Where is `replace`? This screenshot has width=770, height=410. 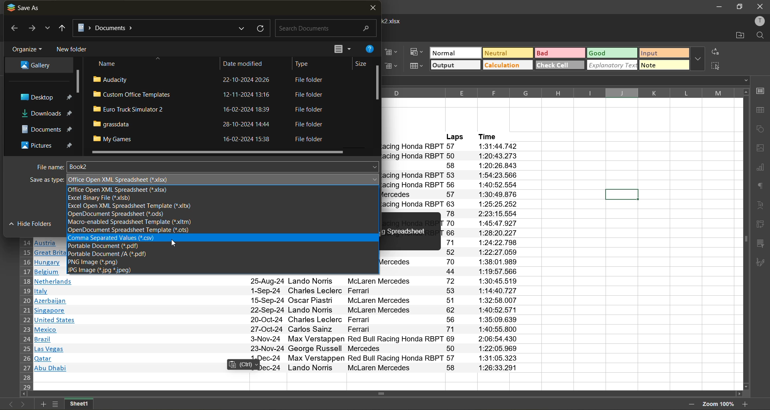 replace is located at coordinates (717, 51).